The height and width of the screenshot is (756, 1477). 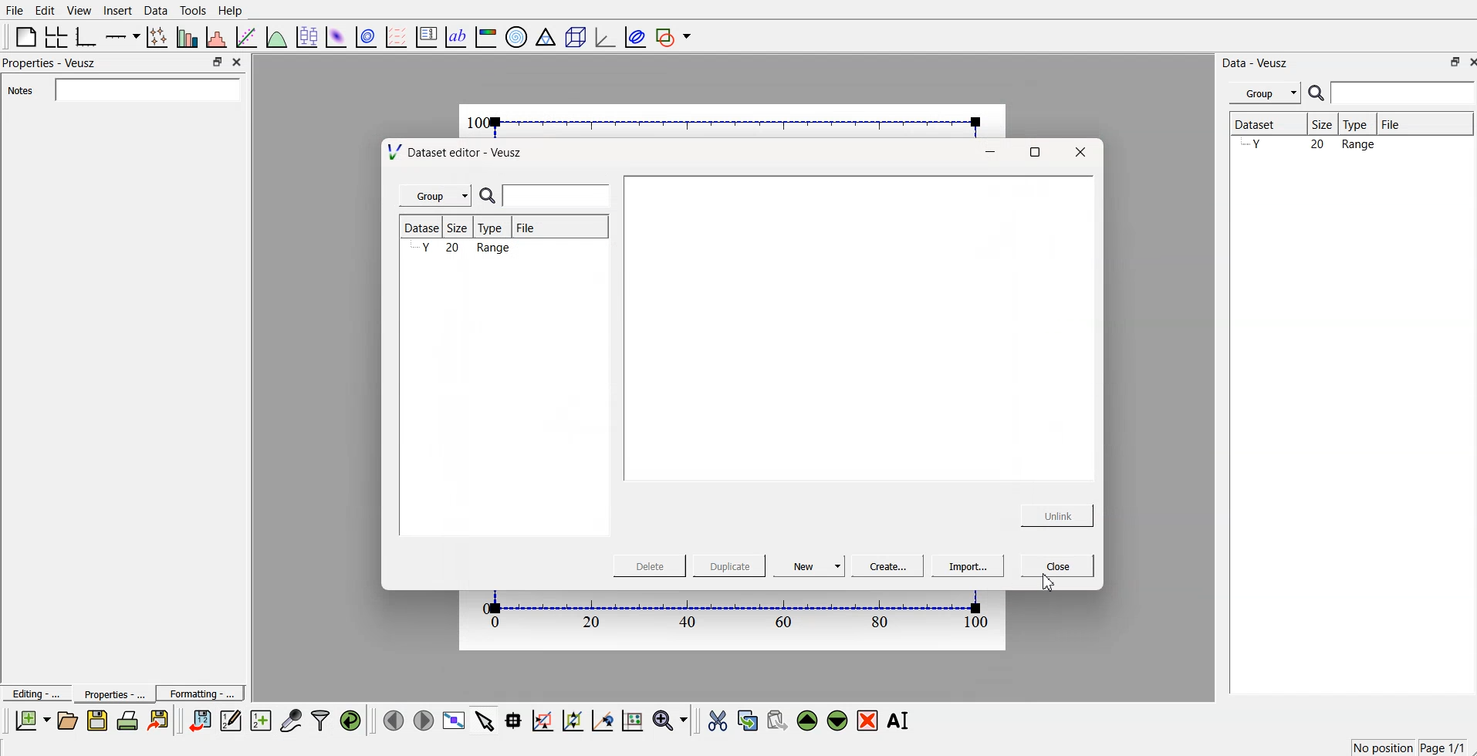 I want to click on plot key, so click(x=427, y=35).